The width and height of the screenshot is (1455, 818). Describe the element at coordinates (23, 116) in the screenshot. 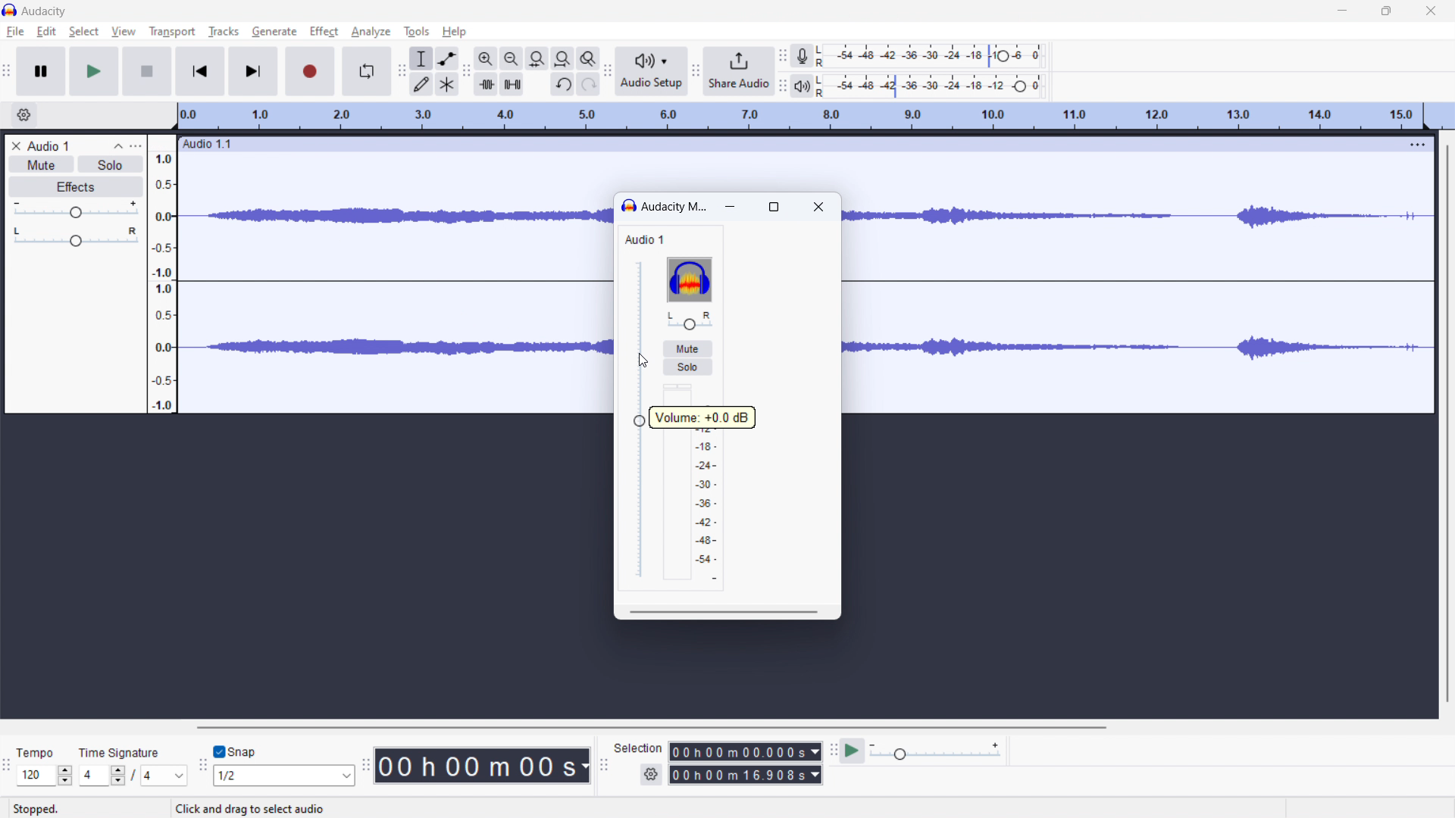

I see `timeline settings` at that location.